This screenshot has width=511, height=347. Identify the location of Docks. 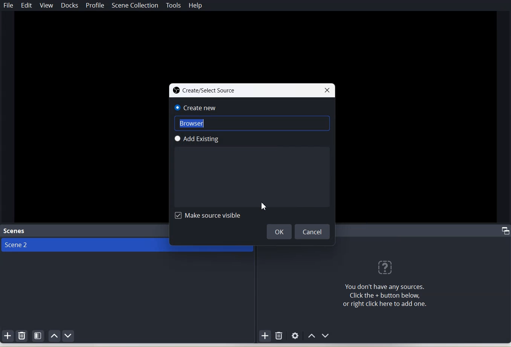
(70, 6).